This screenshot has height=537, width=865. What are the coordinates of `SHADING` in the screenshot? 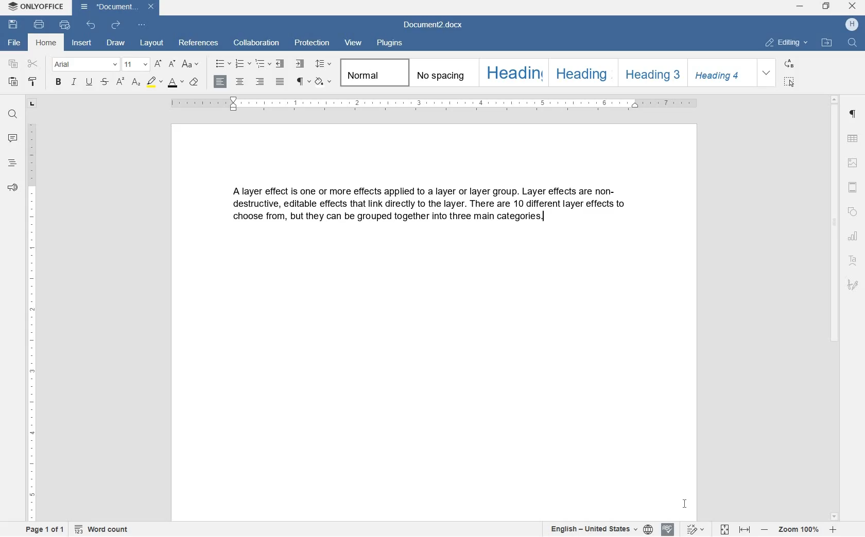 It's located at (323, 82).